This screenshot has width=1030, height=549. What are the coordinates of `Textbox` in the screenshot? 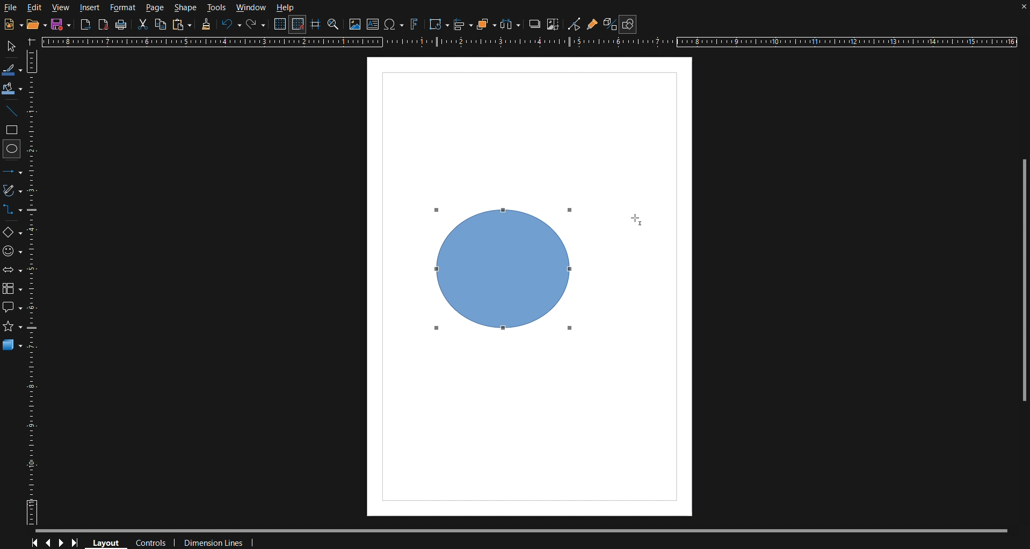 It's located at (374, 24).